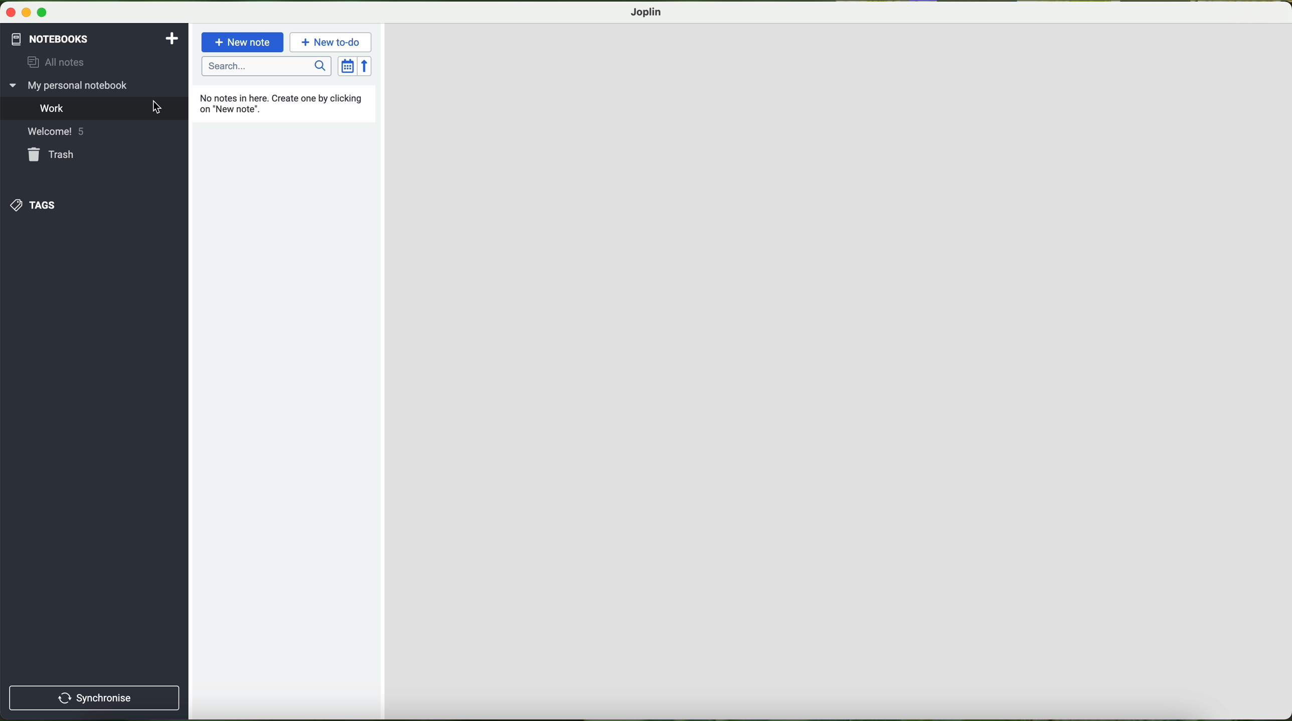 The image size is (1292, 721). Describe the element at coordinates (52, 63) in the screenshot. I see `all notes` at that location.